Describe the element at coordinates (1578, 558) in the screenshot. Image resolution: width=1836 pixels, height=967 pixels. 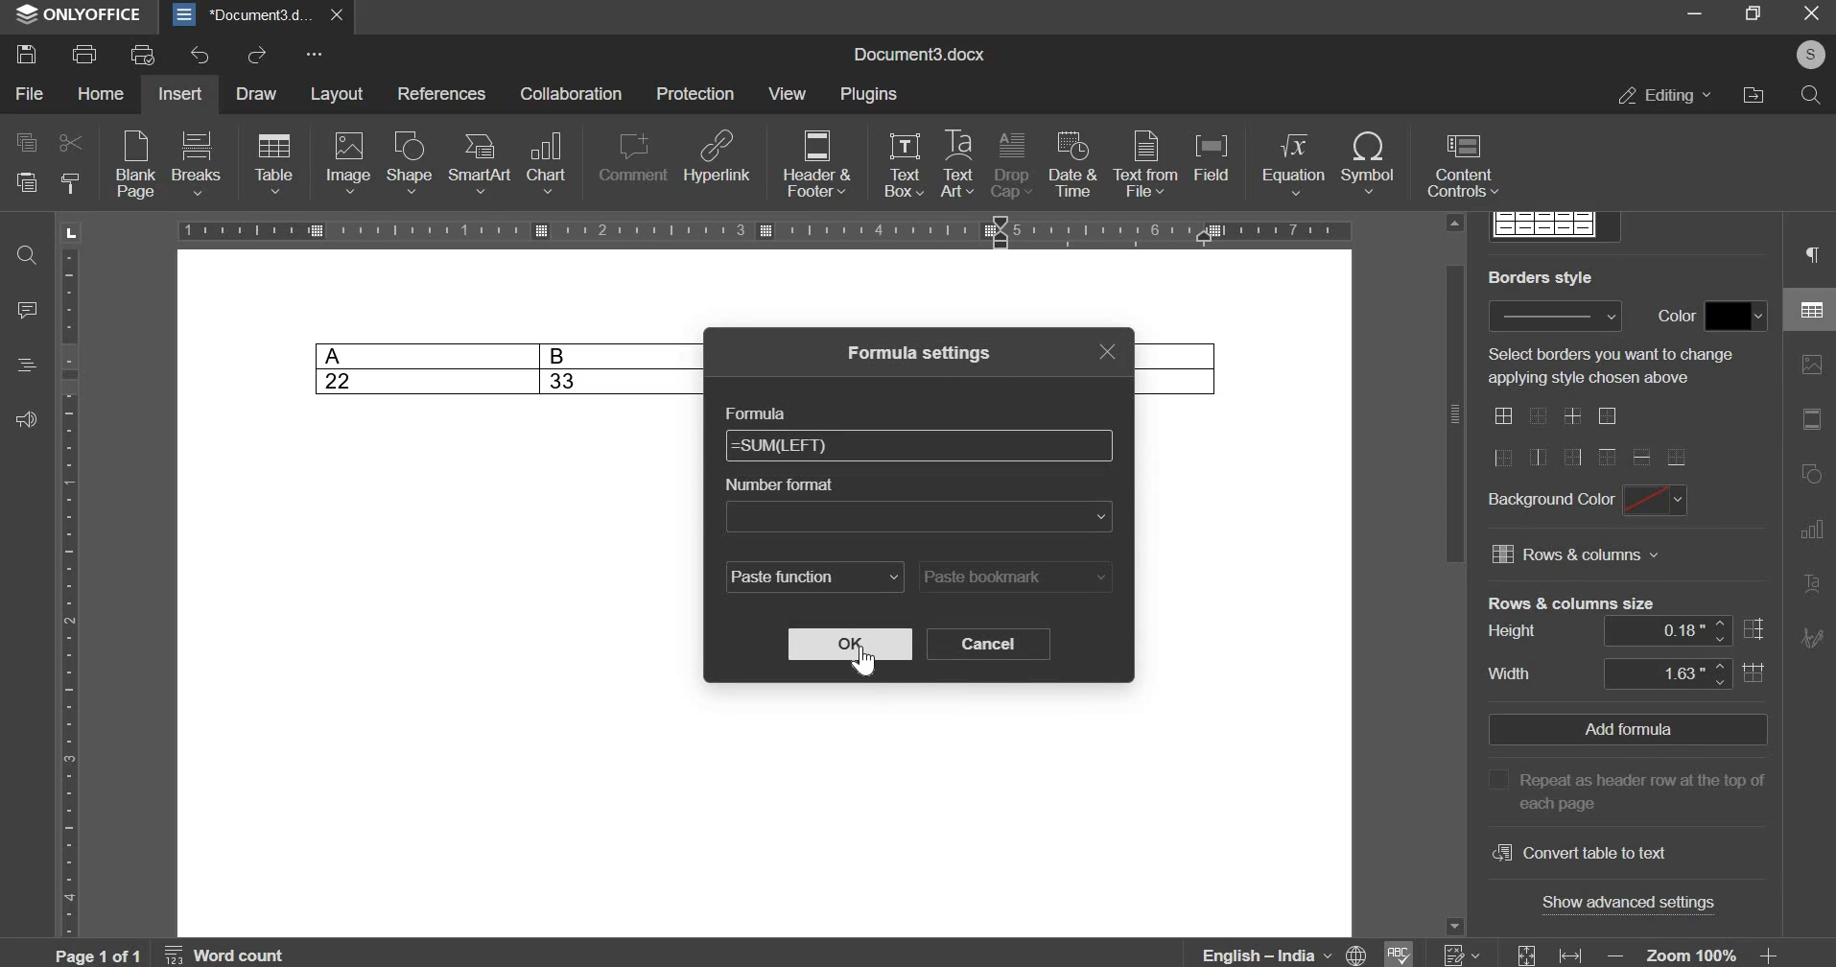
I see `rows and columns` at that location.